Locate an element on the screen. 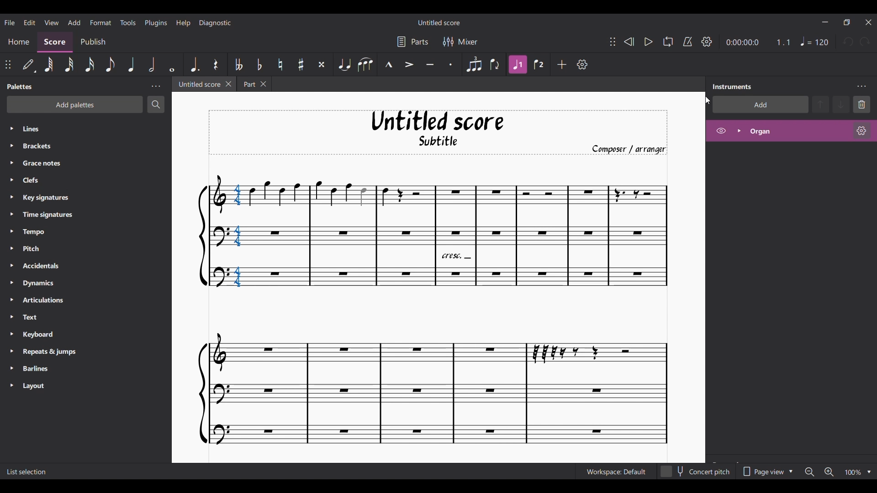 The height and width of the screenshot is (493, 877). Move selection up is located at coordinates (820, 105).